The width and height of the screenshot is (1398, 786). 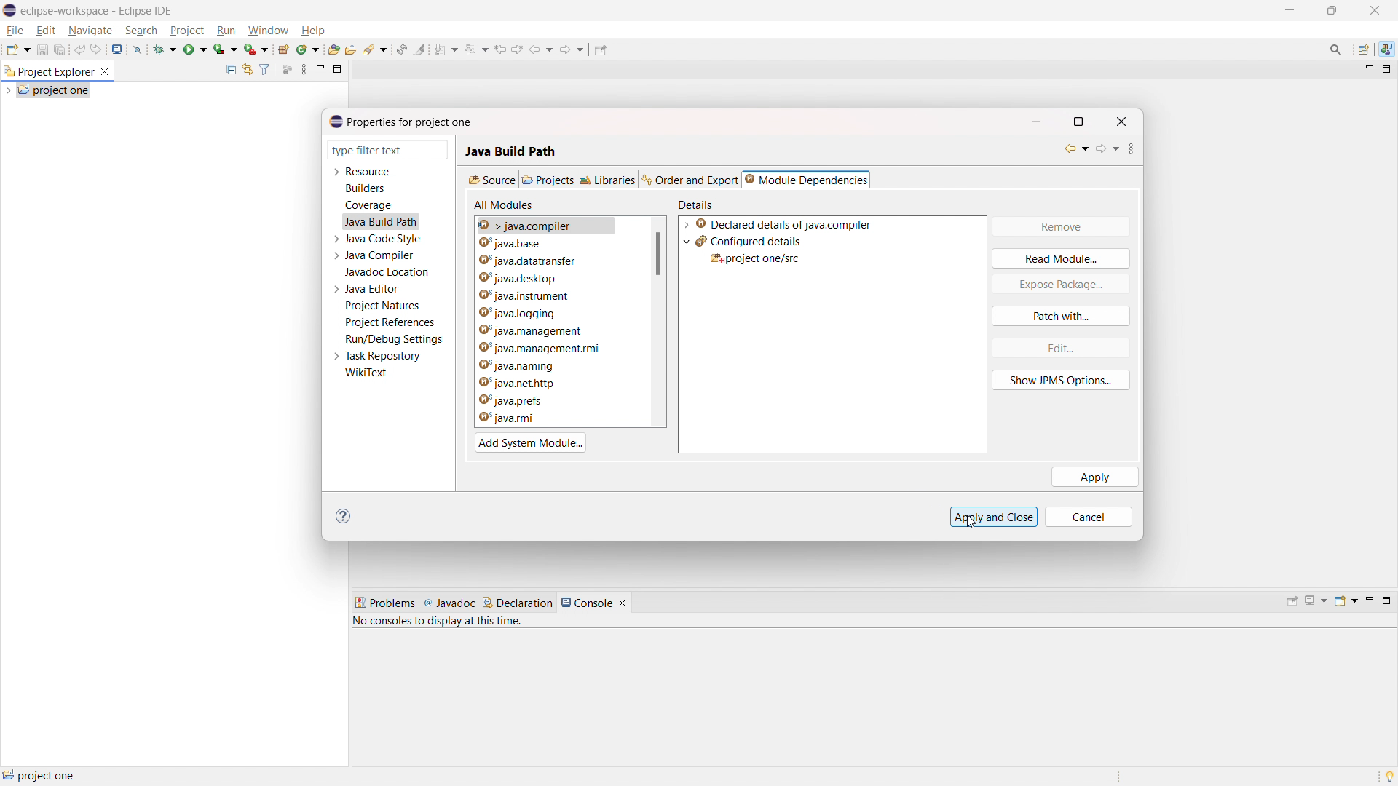 What do you see at coordinates (421, 49) in the screenshot?
I see `toggle ant mark occurances` at bounding box center [421, 49].